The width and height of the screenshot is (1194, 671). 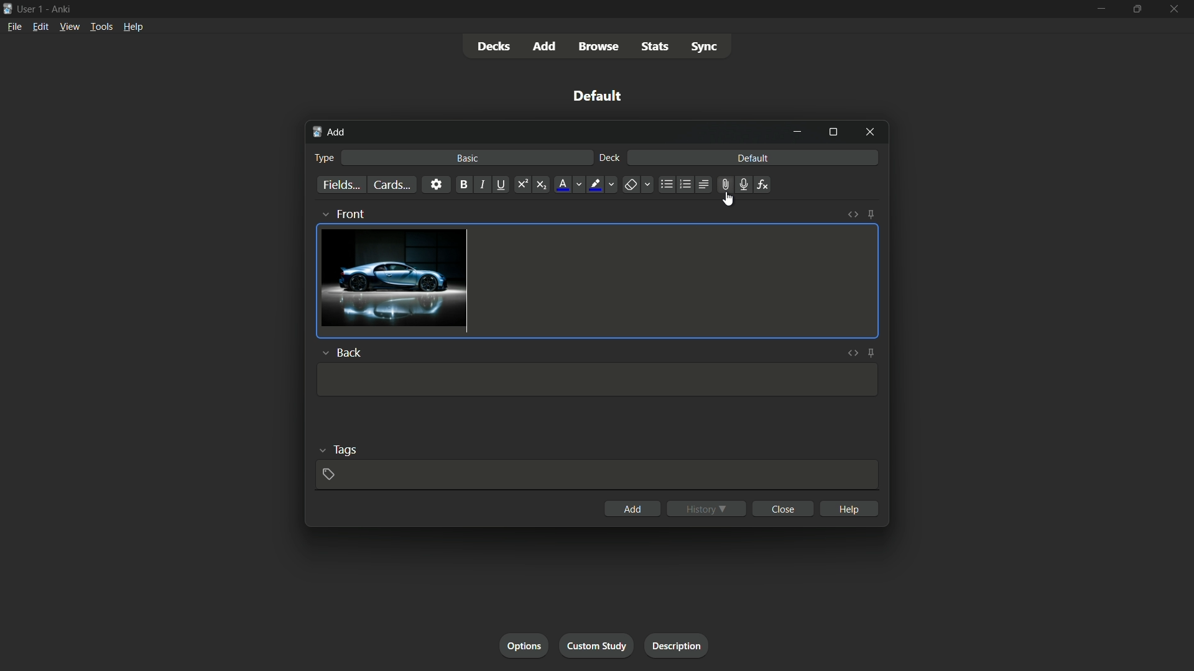 What do you see at coordinates (872, 214) in the screenshot?
I see `toggle sticky` at bounding box center [872, 214].